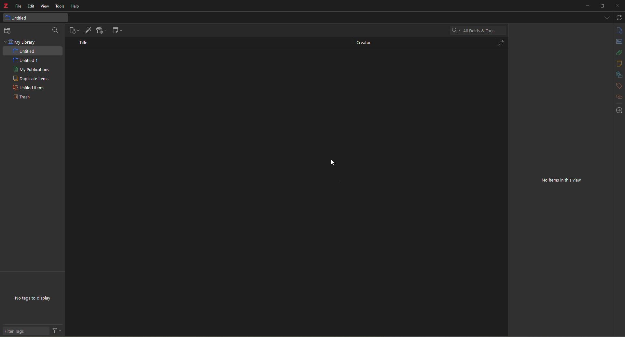  Describe the element at coordinates (256, 75) in the screenshot. I see `deleted` at that location.